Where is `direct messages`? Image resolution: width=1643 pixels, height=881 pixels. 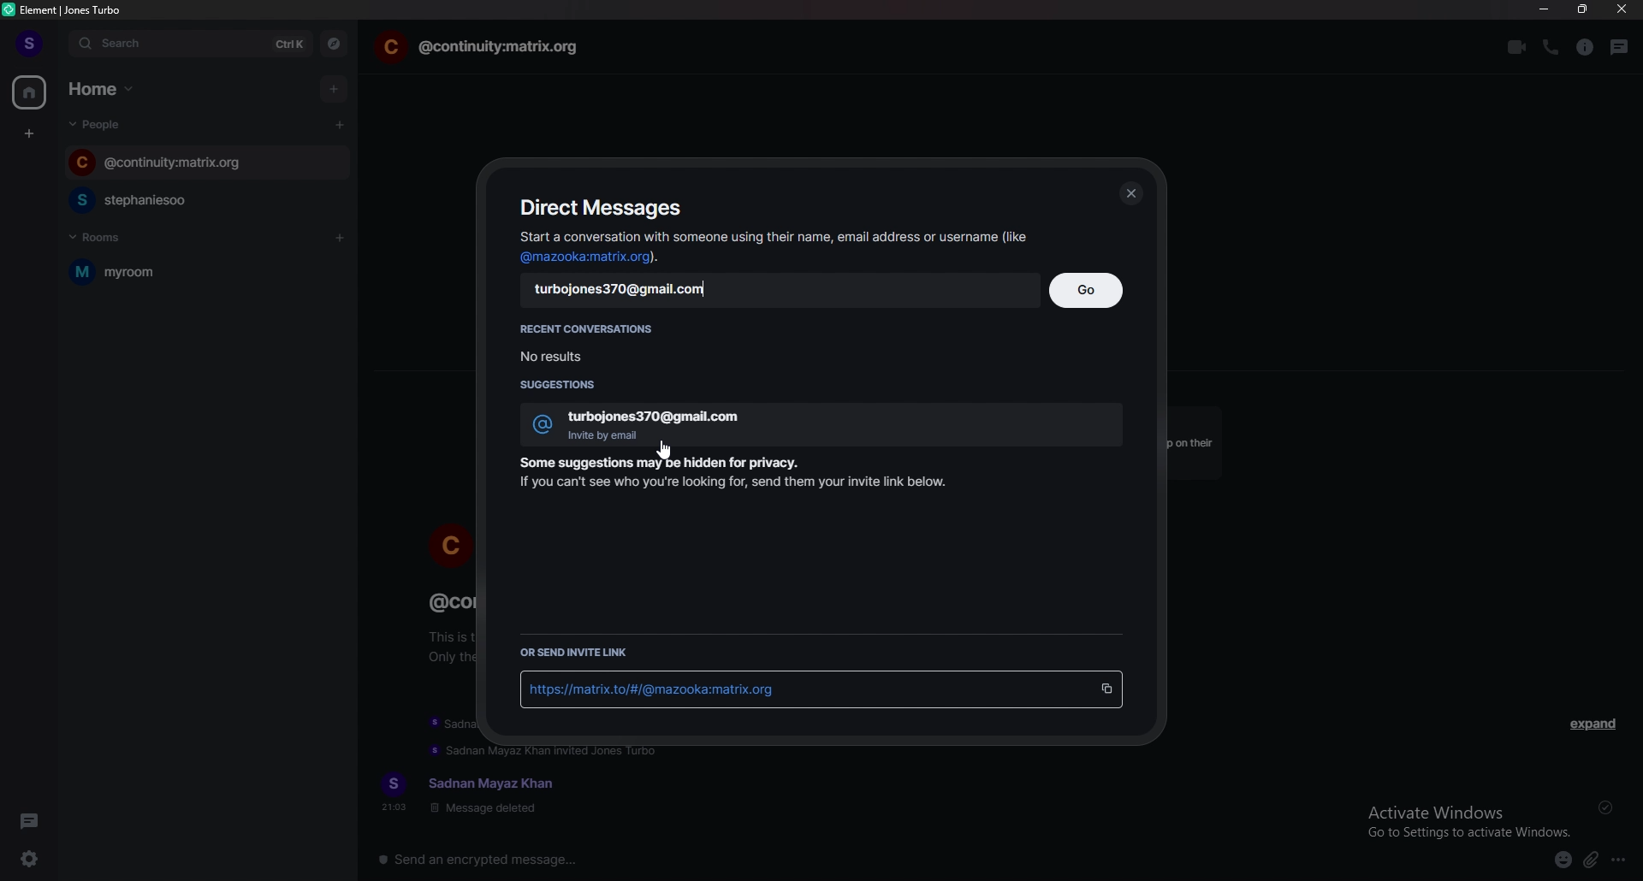 direct messages is located at coordinates (601, 206).